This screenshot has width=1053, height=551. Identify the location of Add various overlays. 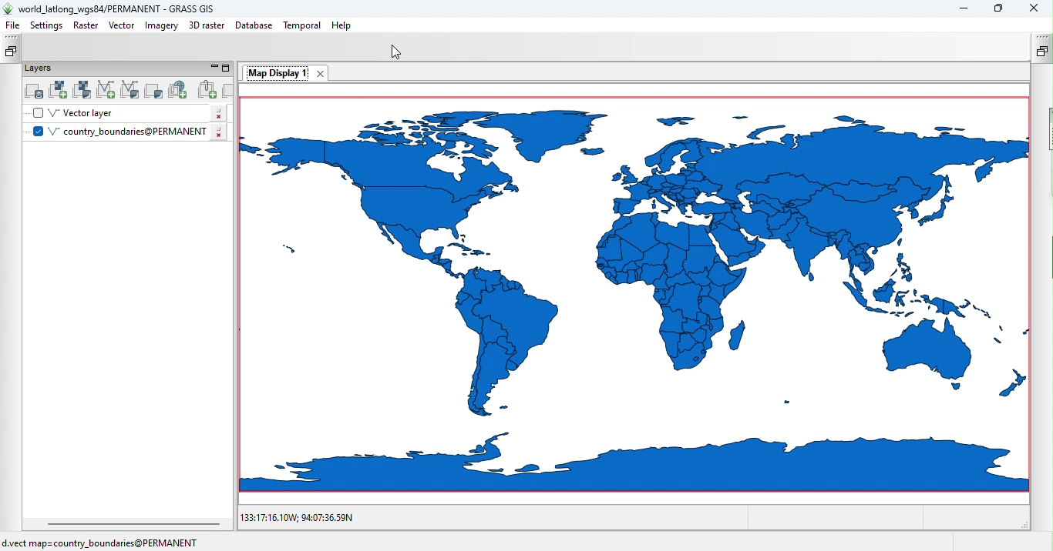
(155, 92).